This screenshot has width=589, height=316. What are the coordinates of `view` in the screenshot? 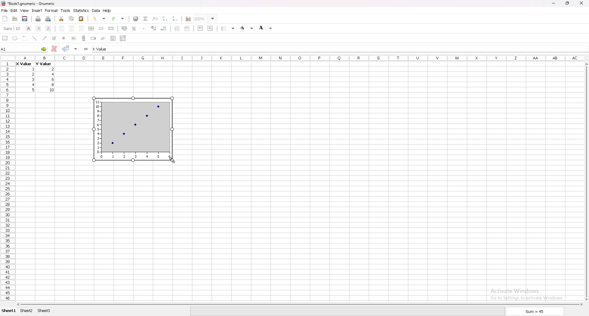 It's located at (24, 11).